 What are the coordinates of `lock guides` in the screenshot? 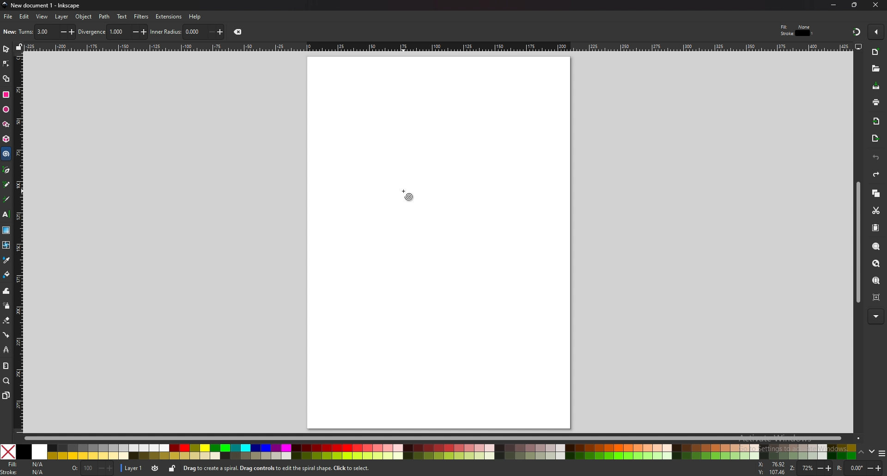 It's located at (19, 48).